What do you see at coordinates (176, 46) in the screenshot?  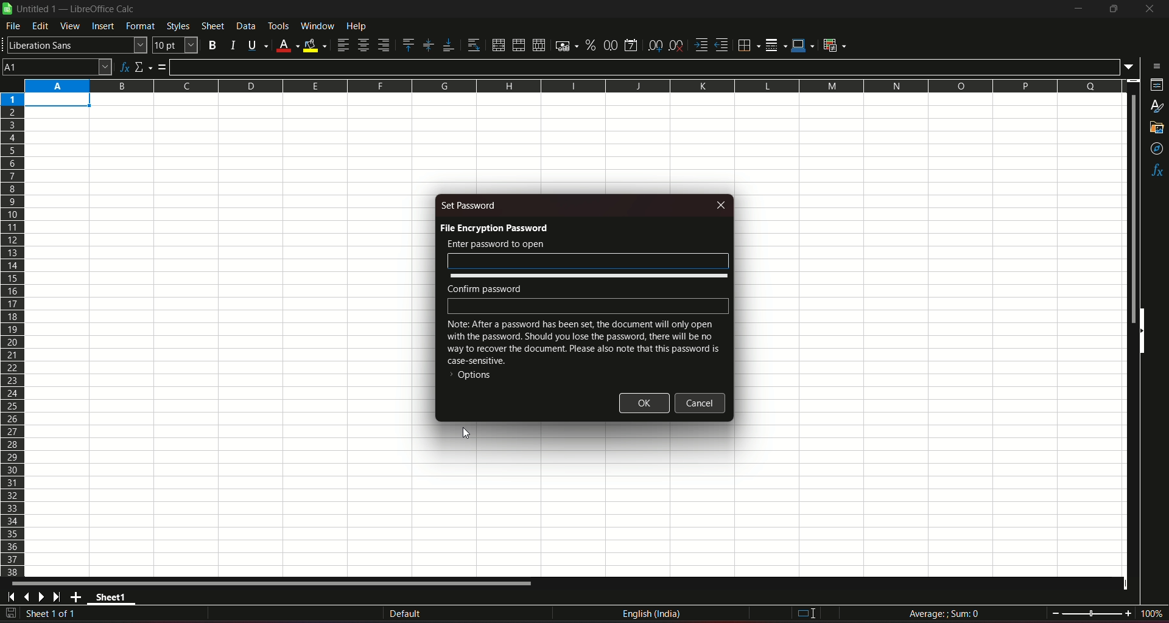 I see `font size` at bounding box center [176, 46].